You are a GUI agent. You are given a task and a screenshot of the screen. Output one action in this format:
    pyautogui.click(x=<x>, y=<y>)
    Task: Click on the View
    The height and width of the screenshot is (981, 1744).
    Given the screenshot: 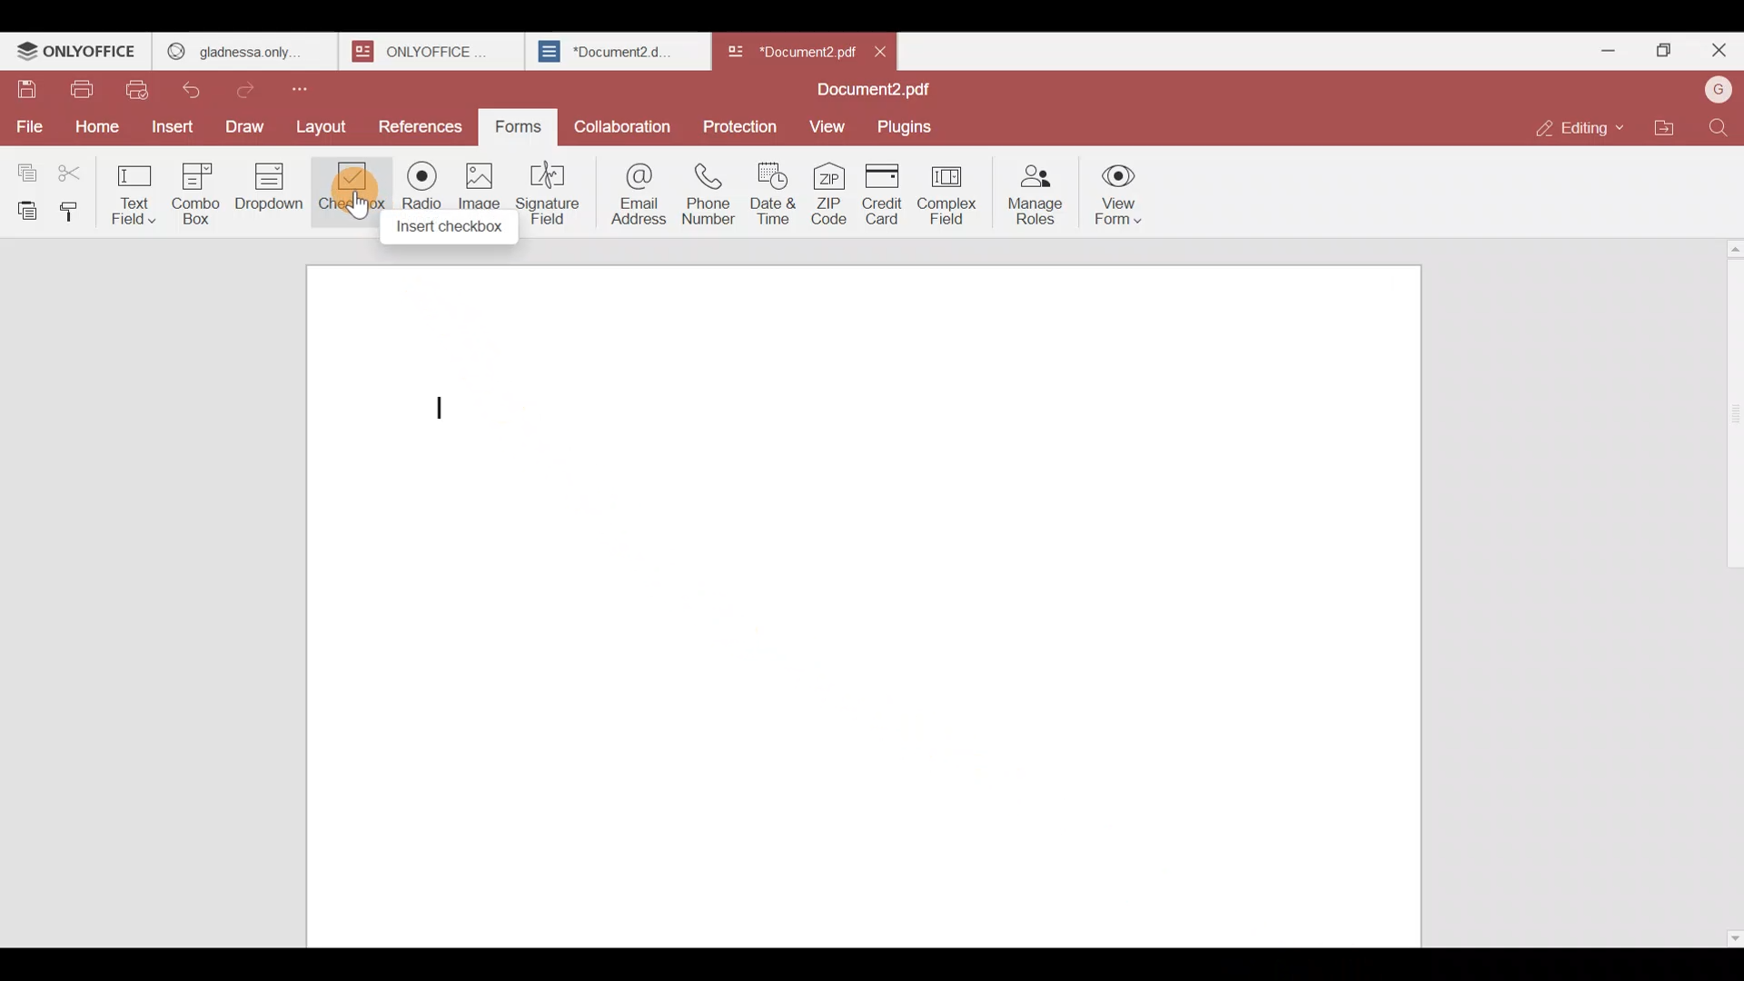 What is the action you would take?
    pyautogui.click(x=830, y=126)
    